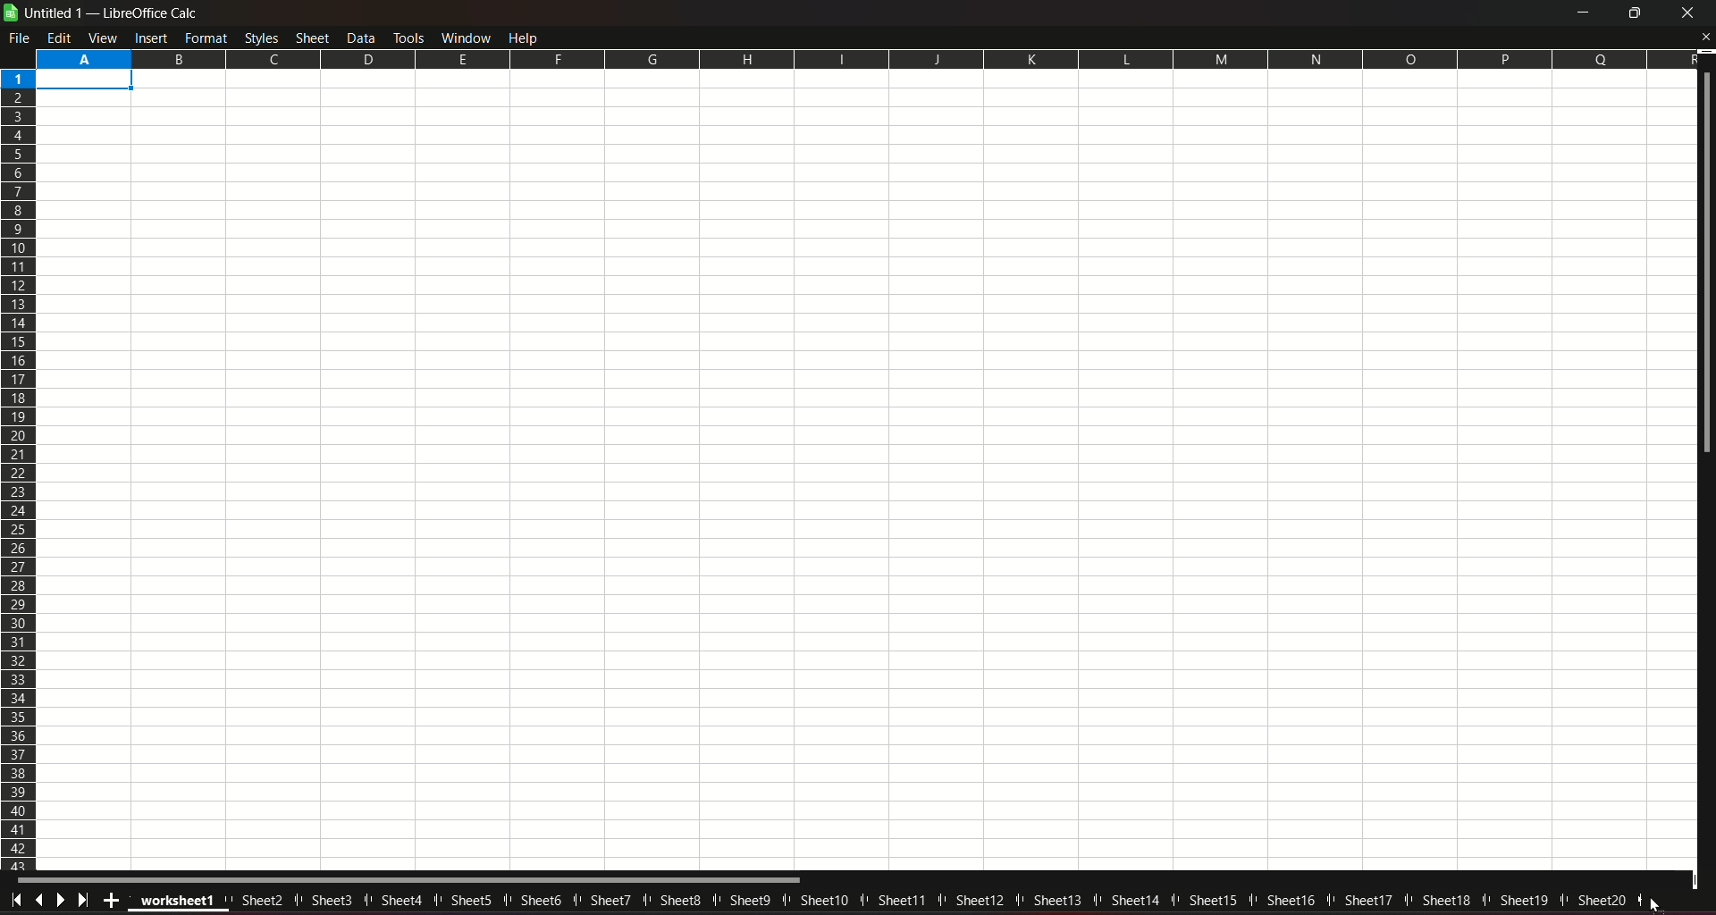 The width and height of the screenshot is (1716, 915). I want to click on edit, so click(60, 38).